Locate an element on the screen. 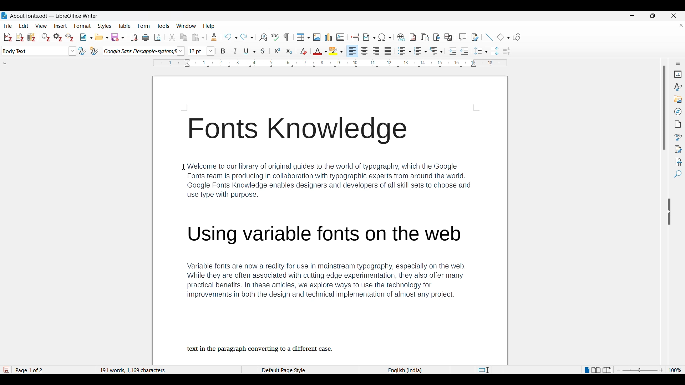  File menu is located at coordinates (8, 26).